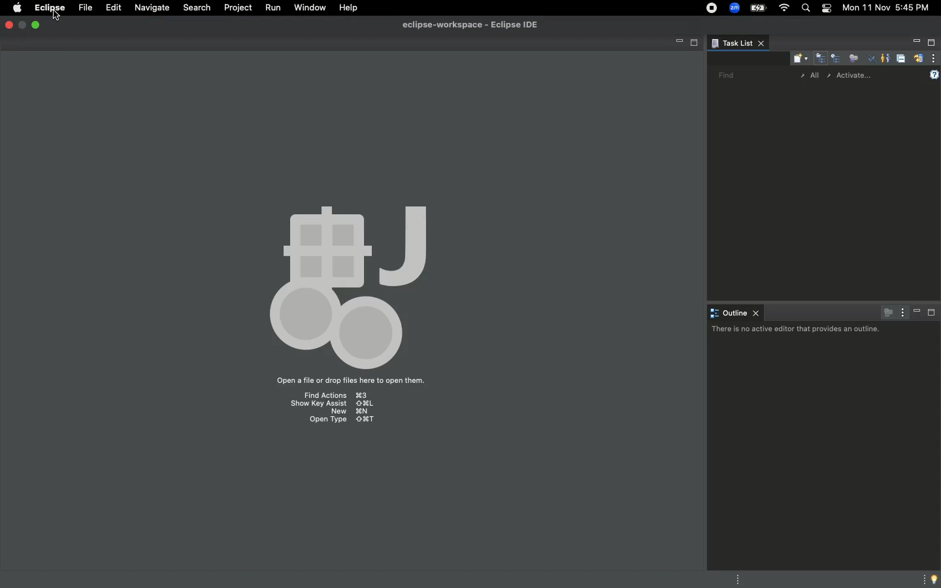  Describe the element at coordinates (933, 314) in the screenshot. I see `Maximize` at that location.